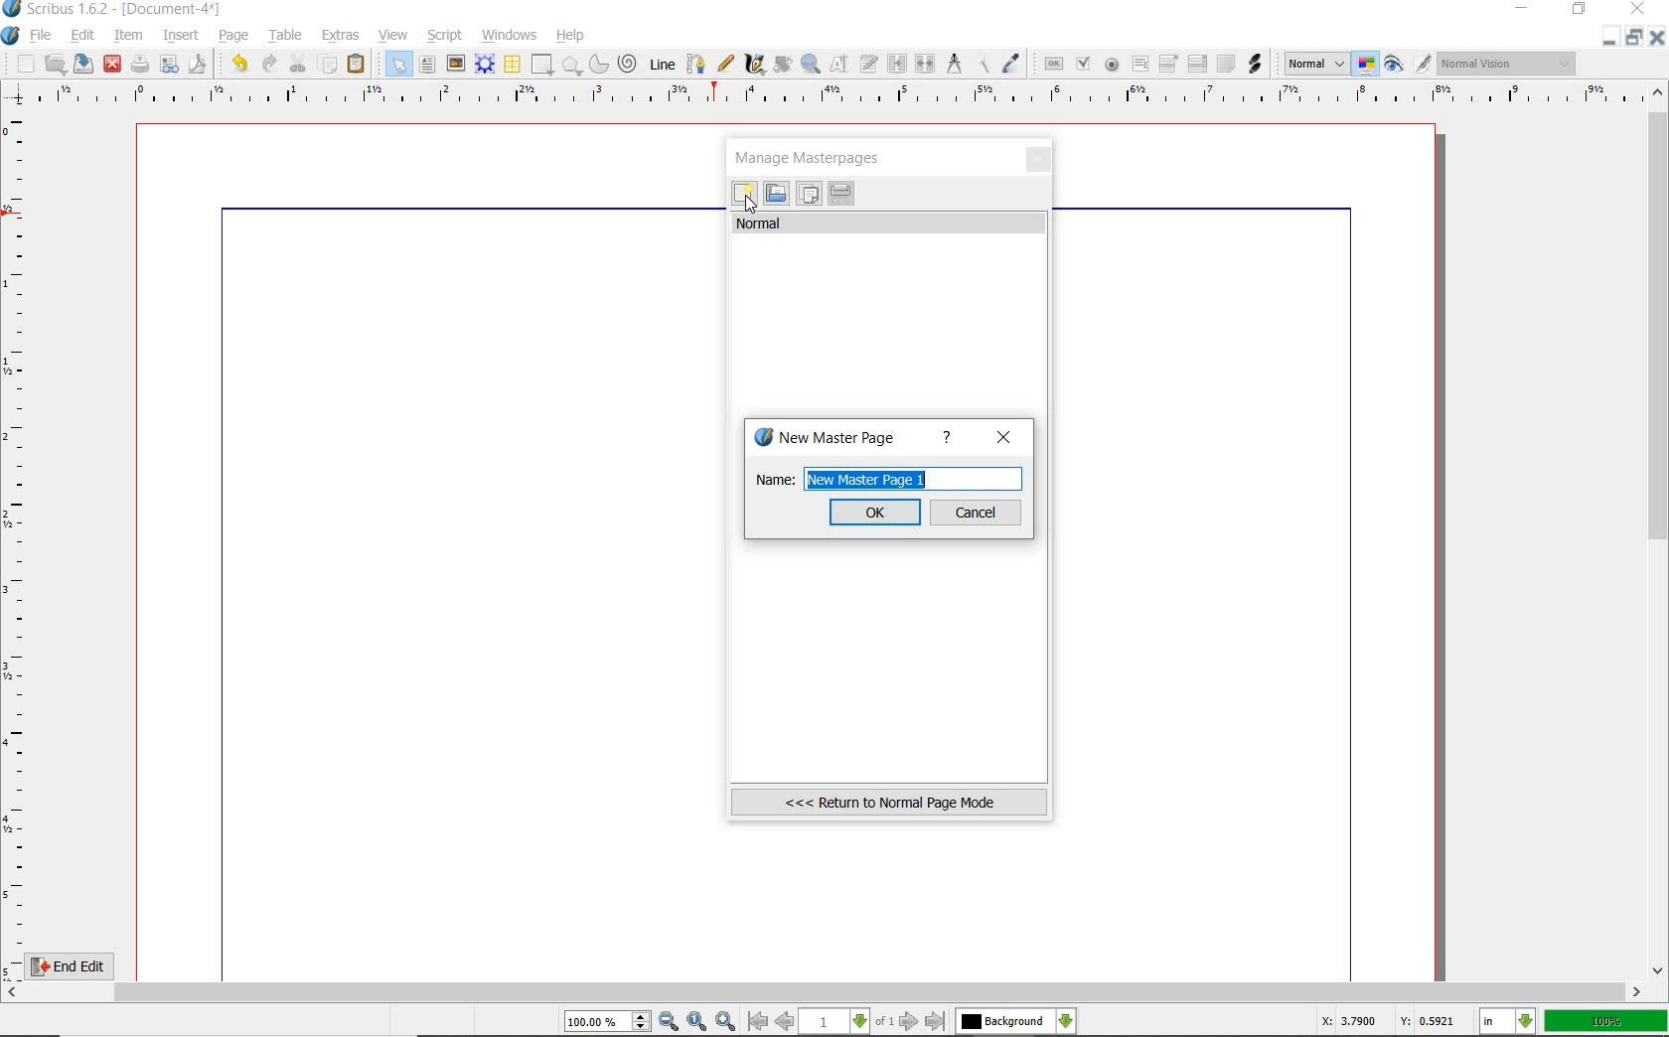 This screenshot has height=1037, width=1669. Describe the element at coordinates (170, 66) in the screenshot. I see `preflight verifier` at that location.